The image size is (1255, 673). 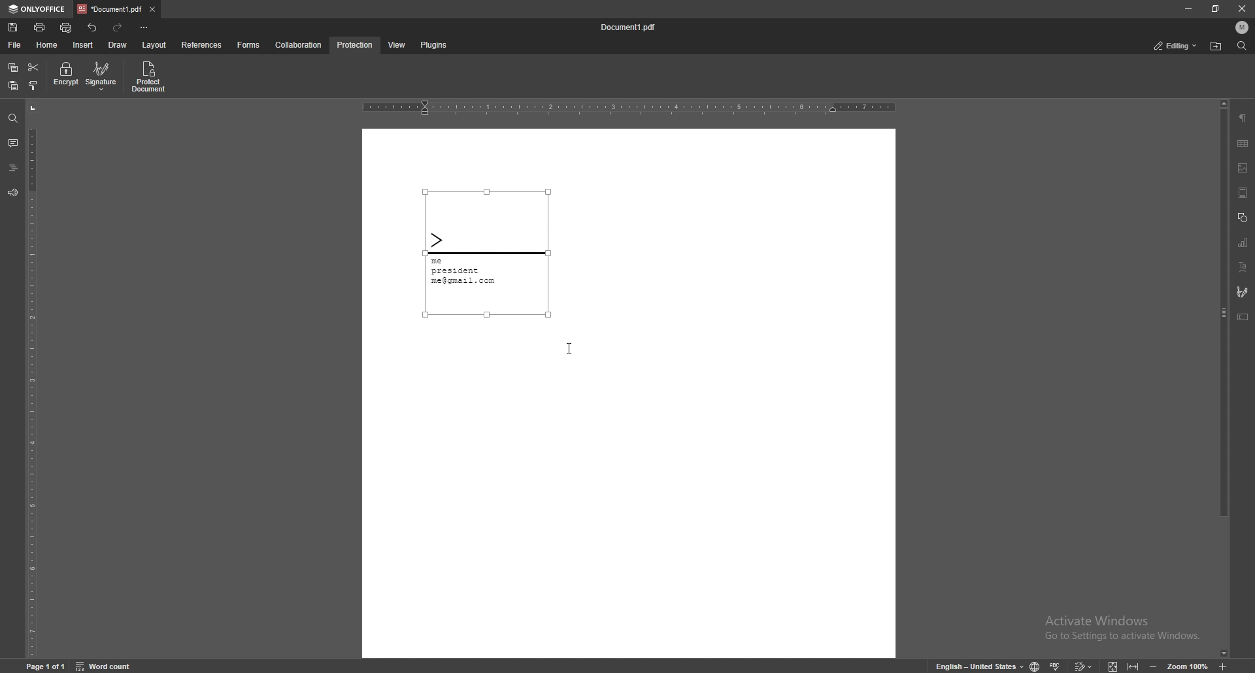 What do you see at coordinates (1243, 119) in the screenshot?
I see `paragraph` at bounding box center [1243, 119].